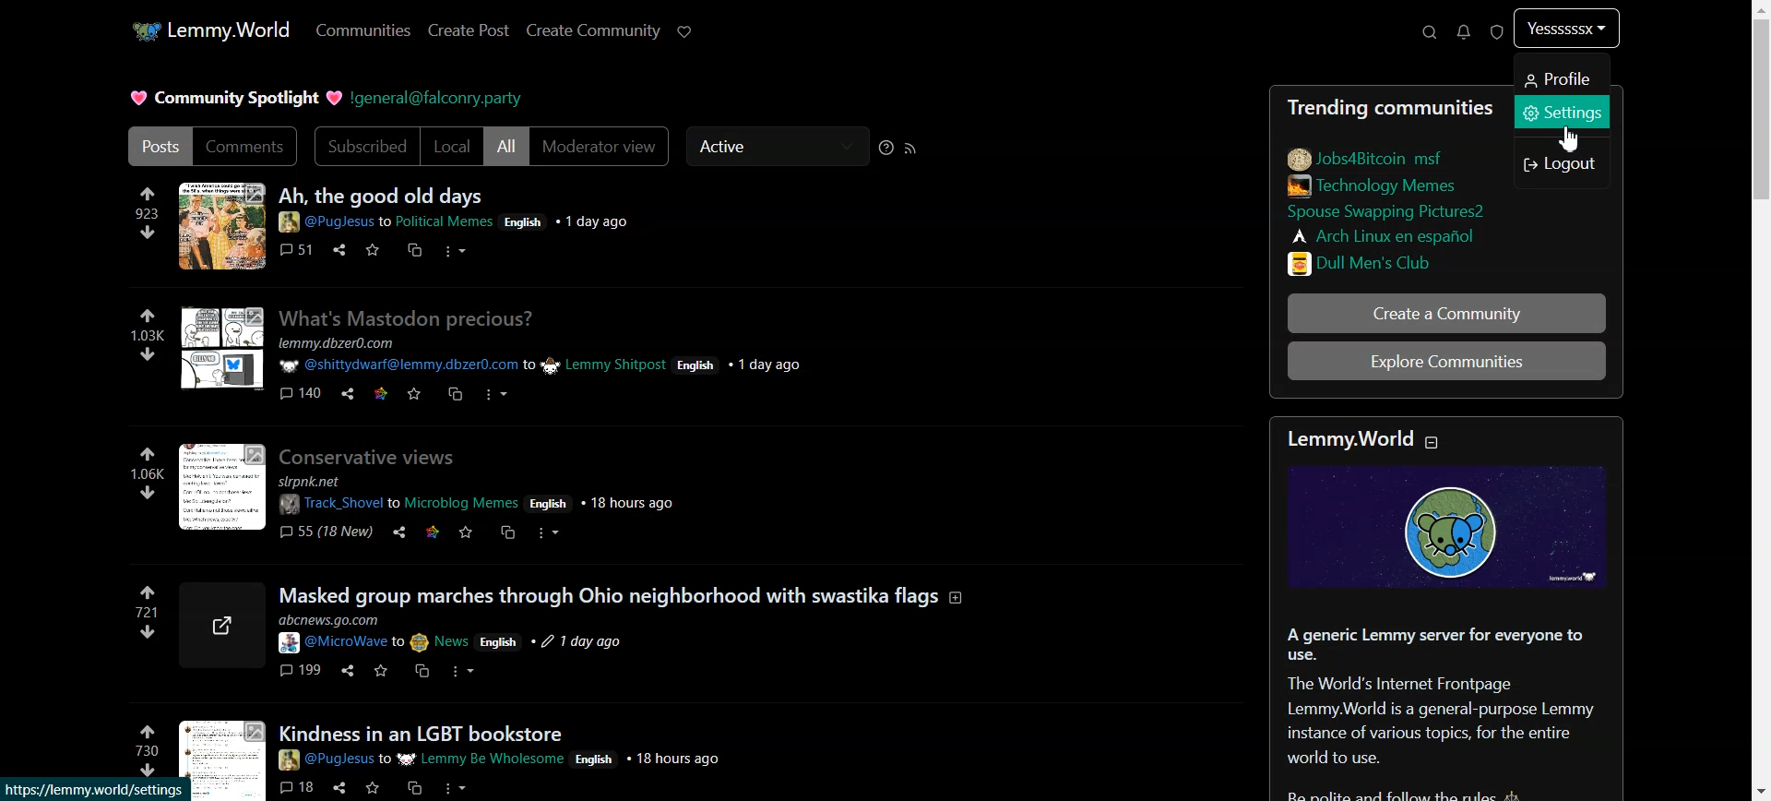 The width and height of the screenshot is (1771, 801). I want to click on link, so click(1380, 233).